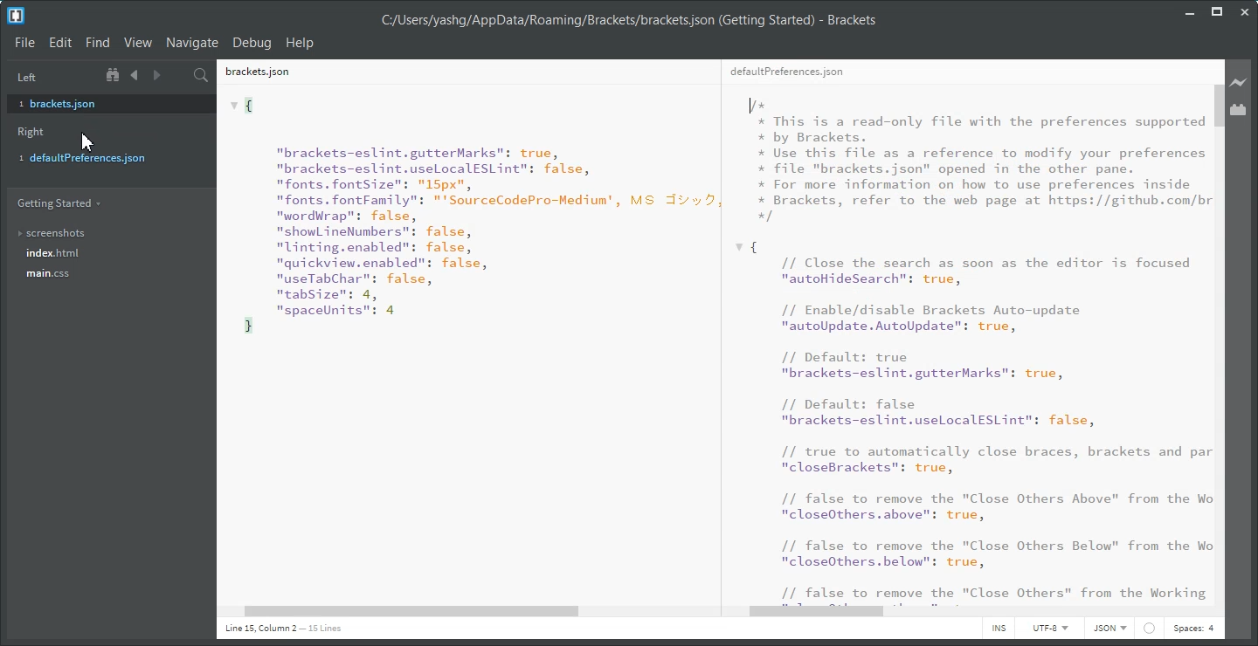 This screenshot has height=646, width=1258. Describe the element at coordinates (283, 629) in the screenshot. I see `Text` at that location.